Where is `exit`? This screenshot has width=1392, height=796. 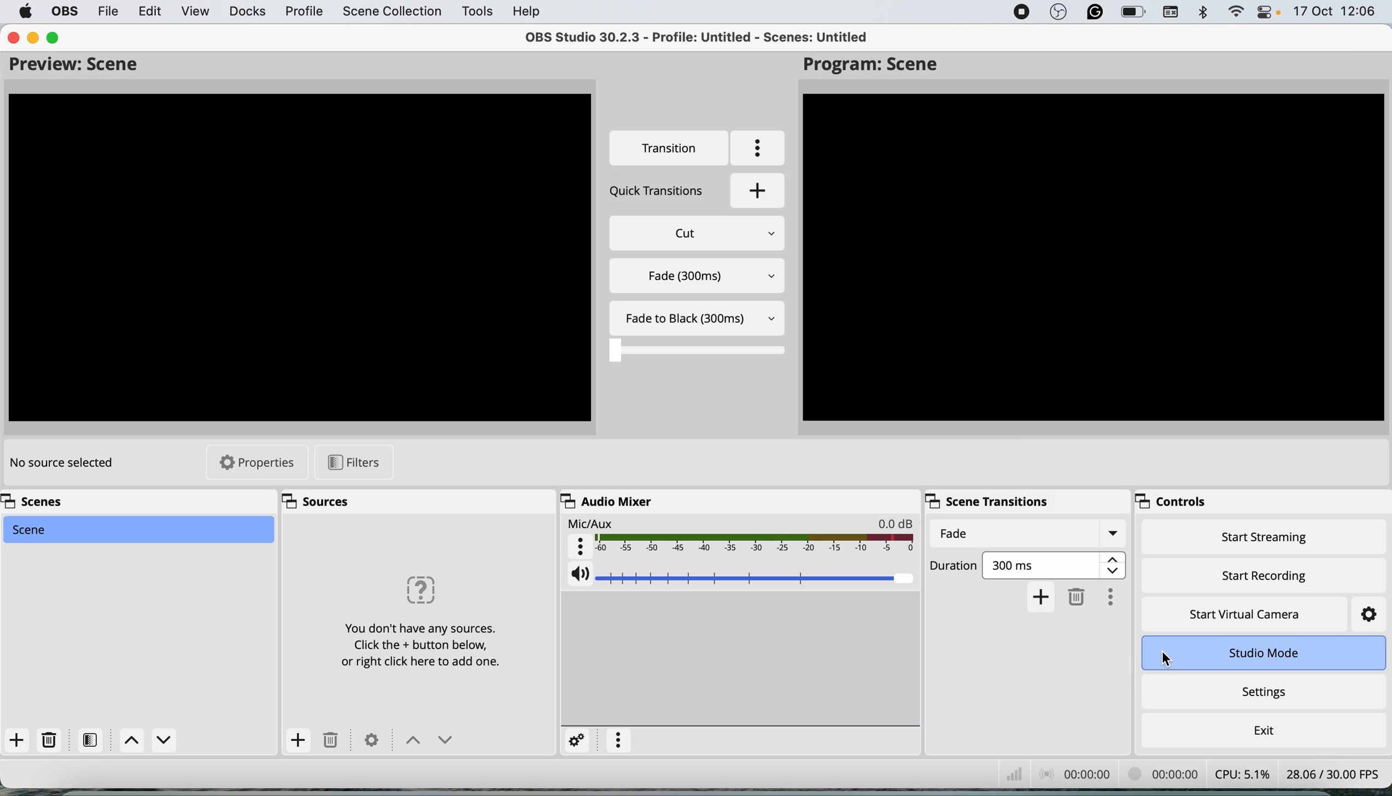 exit is located at coordinates (1265, 729).